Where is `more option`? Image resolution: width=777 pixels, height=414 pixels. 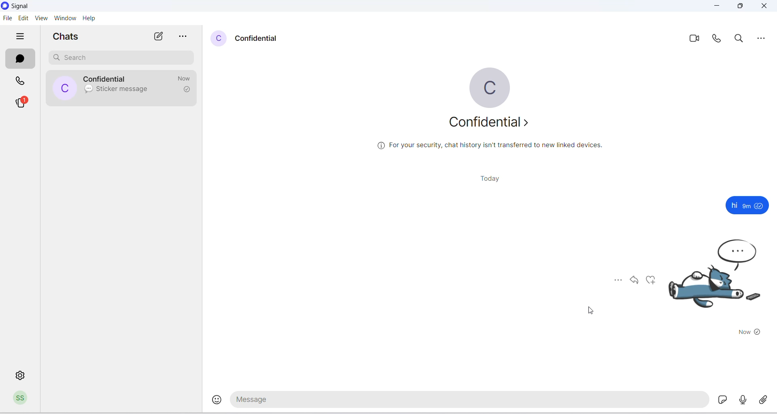 more option is located at coordinates (184, 37).